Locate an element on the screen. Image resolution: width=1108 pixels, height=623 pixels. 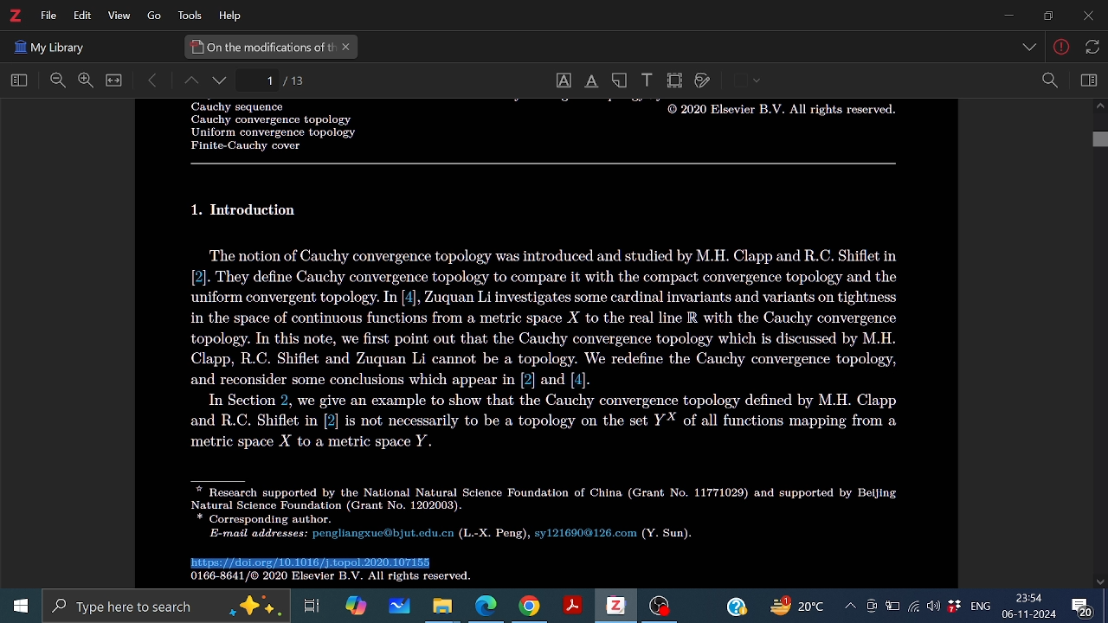
OBS studio is located at coordinates (660, 607).